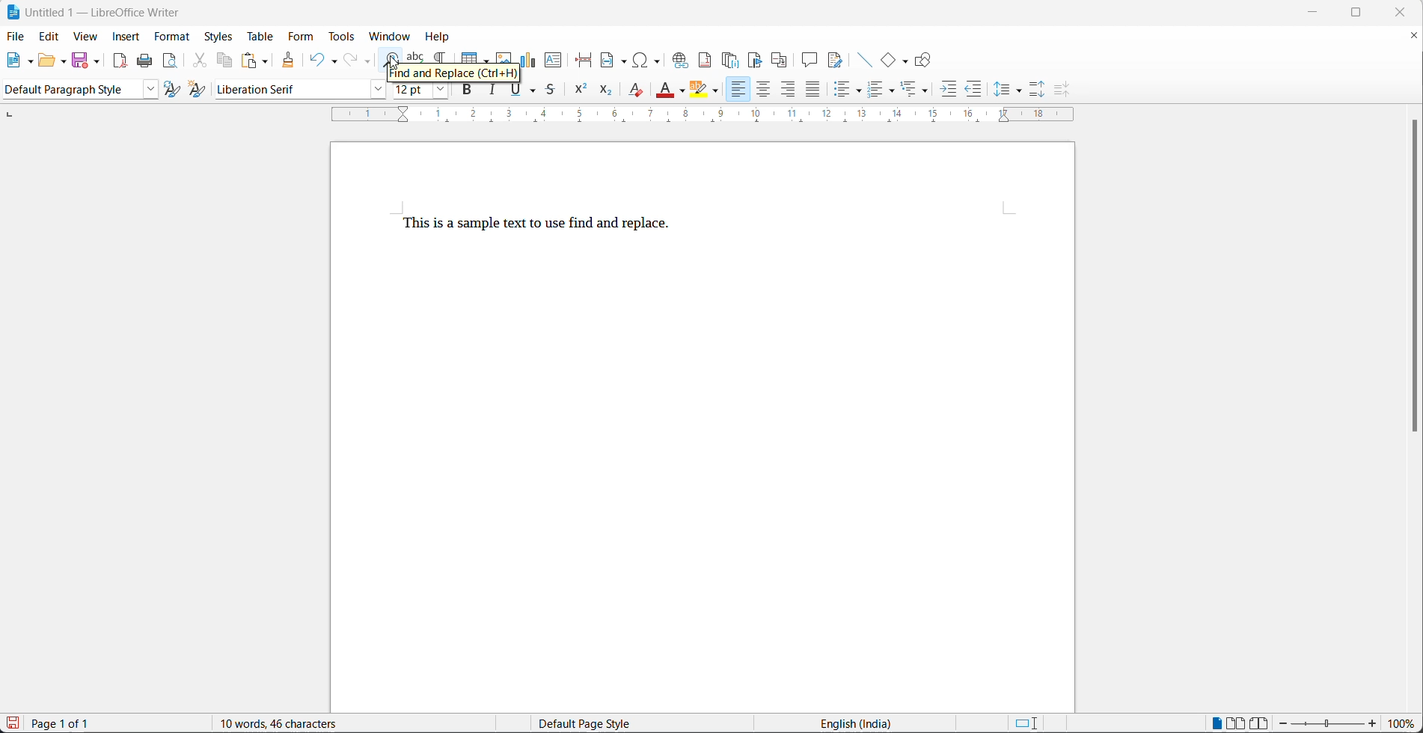 This screenshot has height=733, width=1423. Describe the element at coordinates (732, 60) in the screenshot. I see `insert endnote` at that location.